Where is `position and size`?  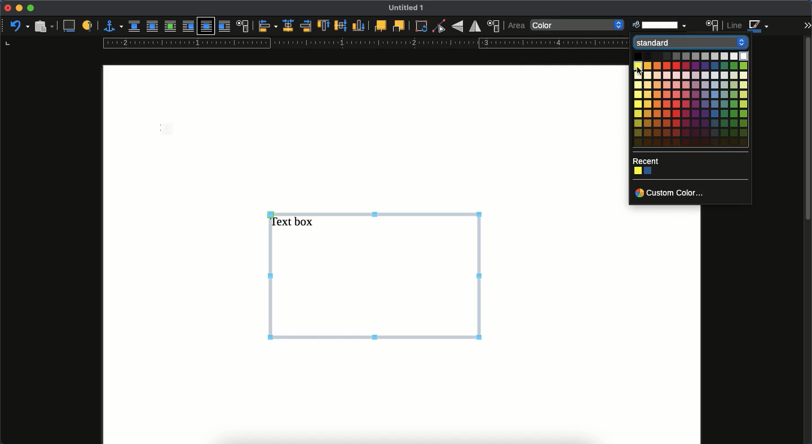
position and size is located at coordinates (495, 26).